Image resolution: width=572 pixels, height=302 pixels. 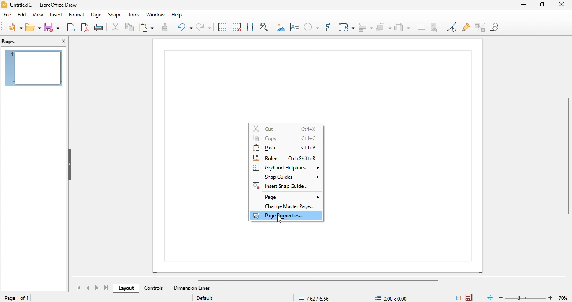 What do you see at coordinates (480, 27) in the screenshot?
I see `toggle extrusions` at bounding box center [480, 27].